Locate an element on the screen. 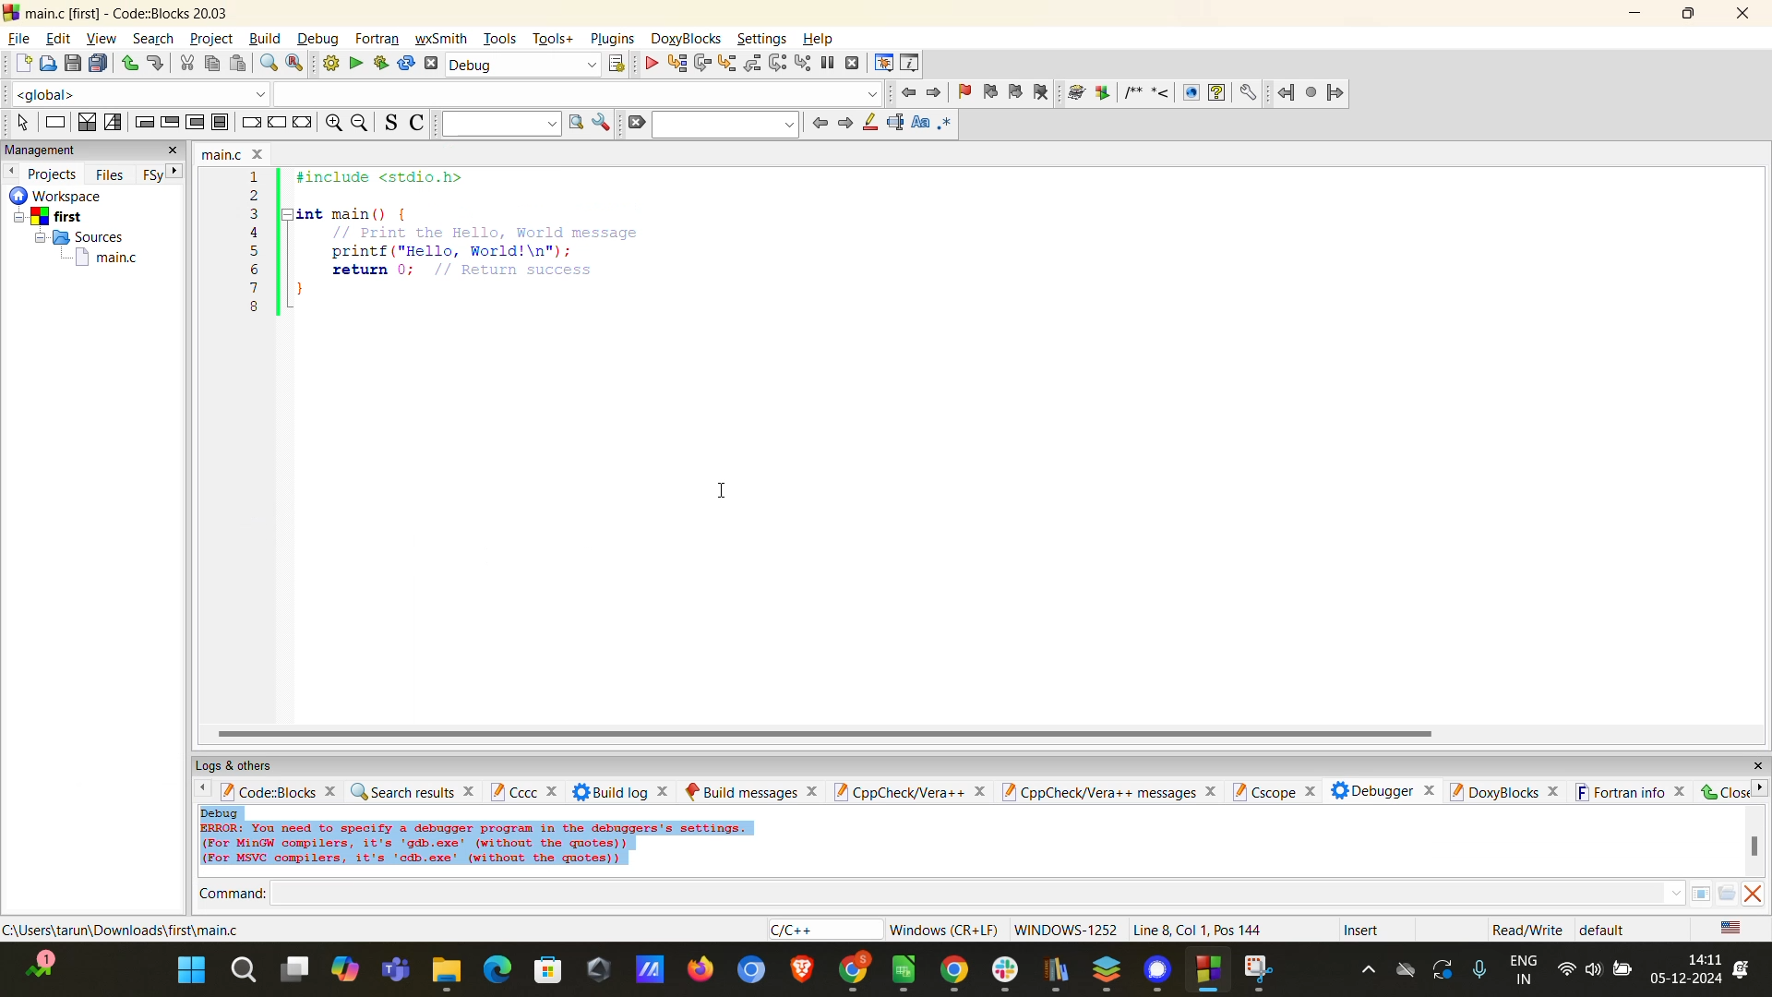  multiple screen is located at coordinates (293, 969).